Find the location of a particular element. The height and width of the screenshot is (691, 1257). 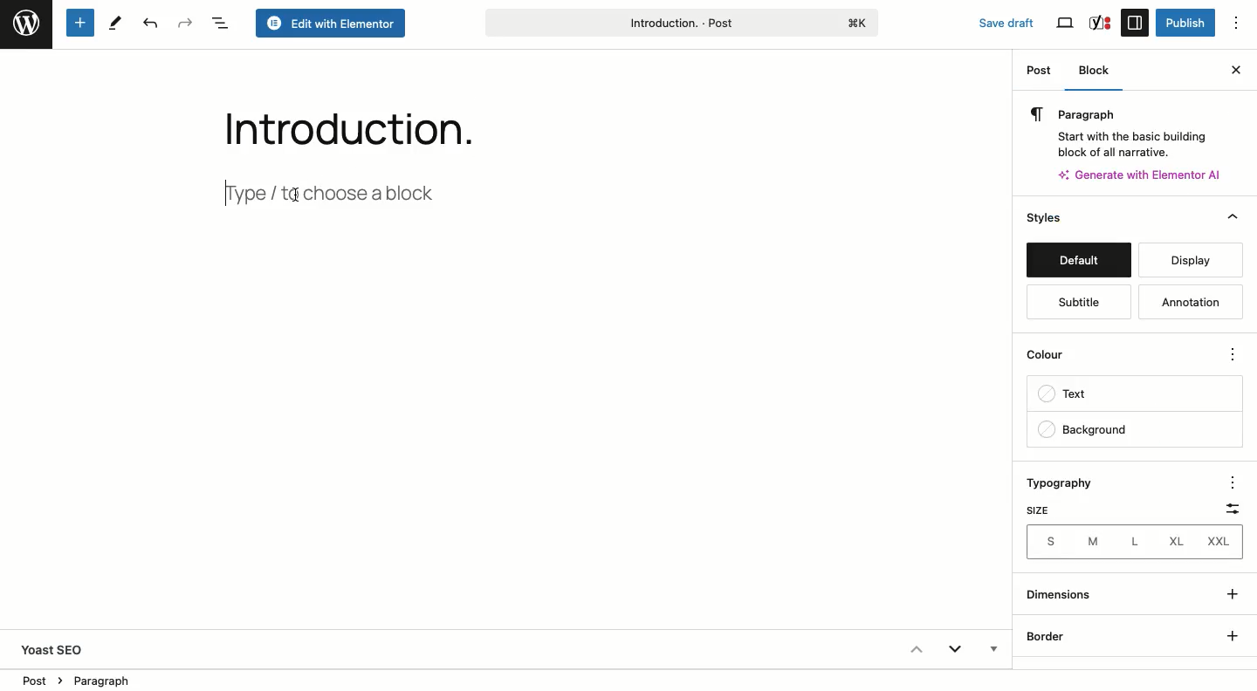

Border is located at coordinates (1048, 637).